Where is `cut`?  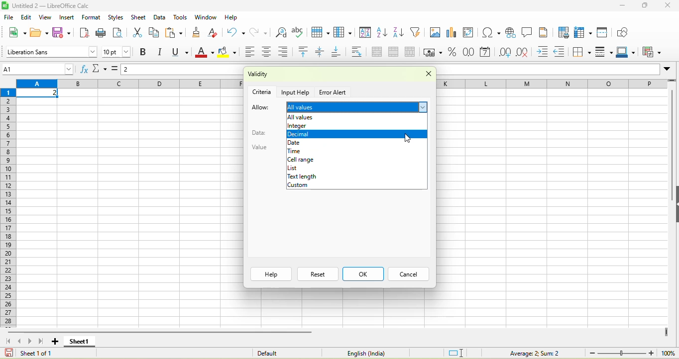
cut is located at coordinates (136, 33).